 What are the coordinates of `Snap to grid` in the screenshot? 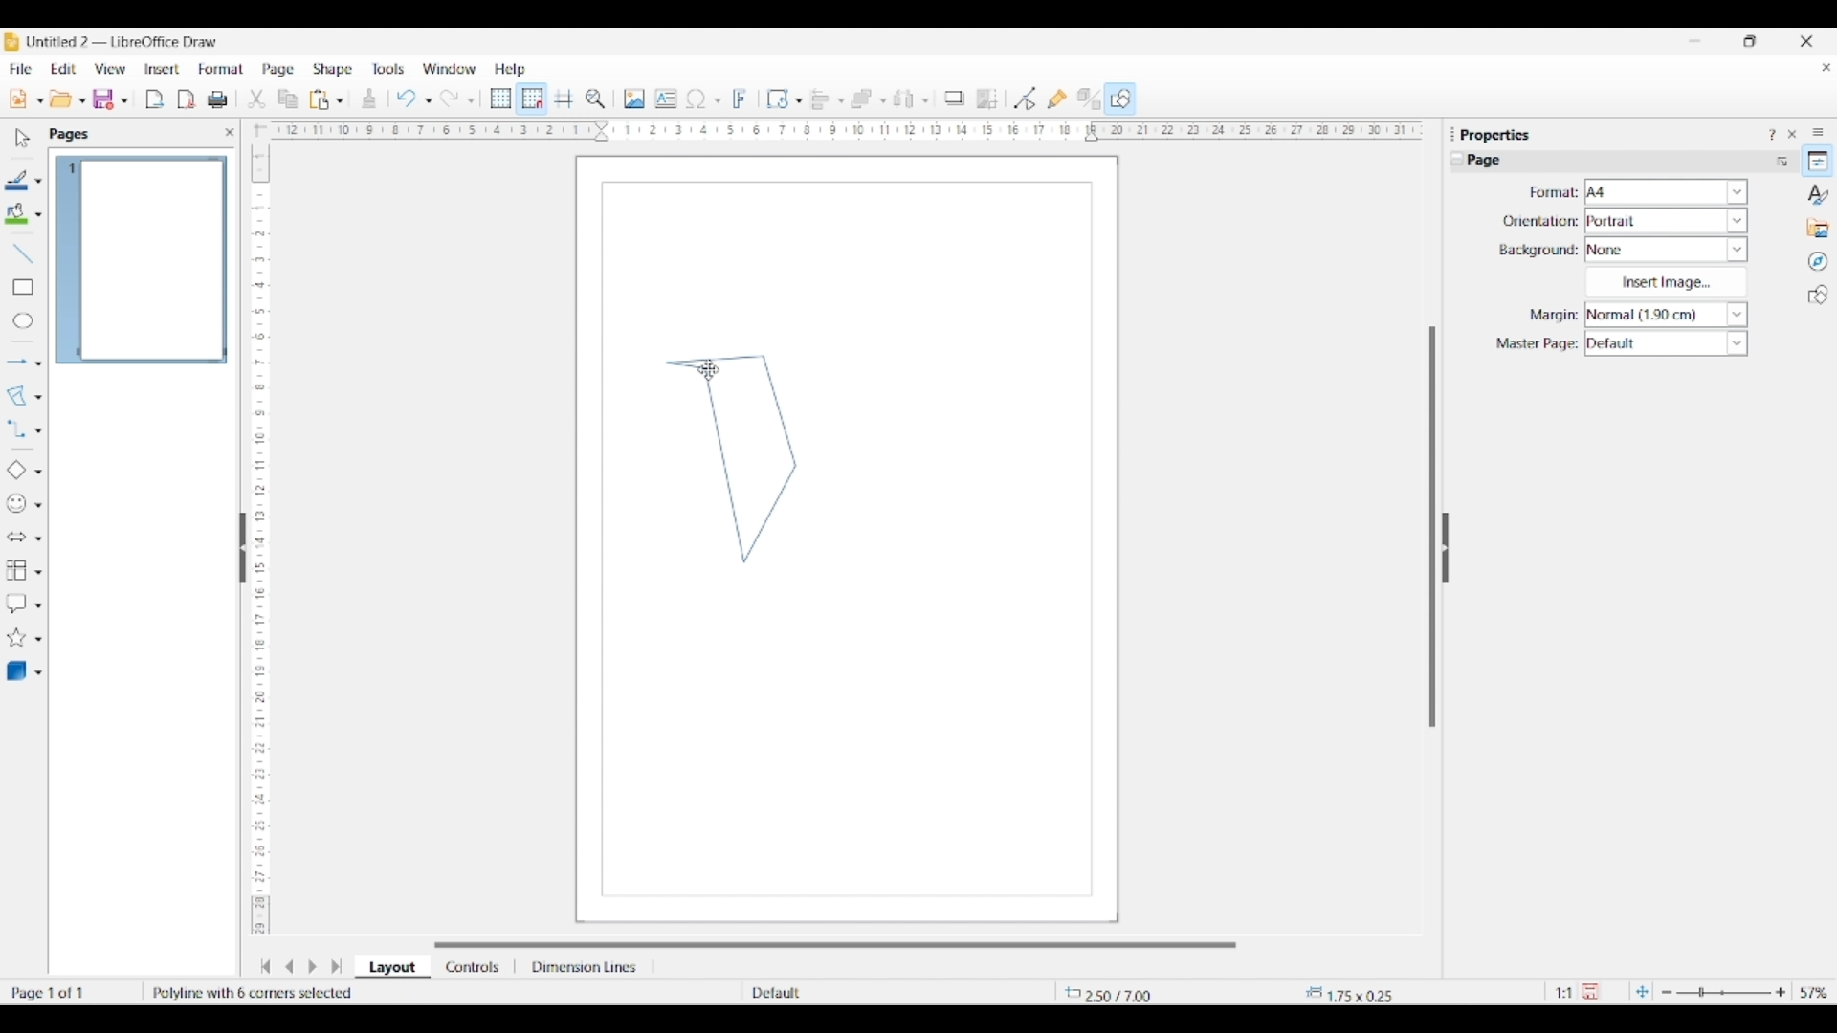 It's located at (533, 99).